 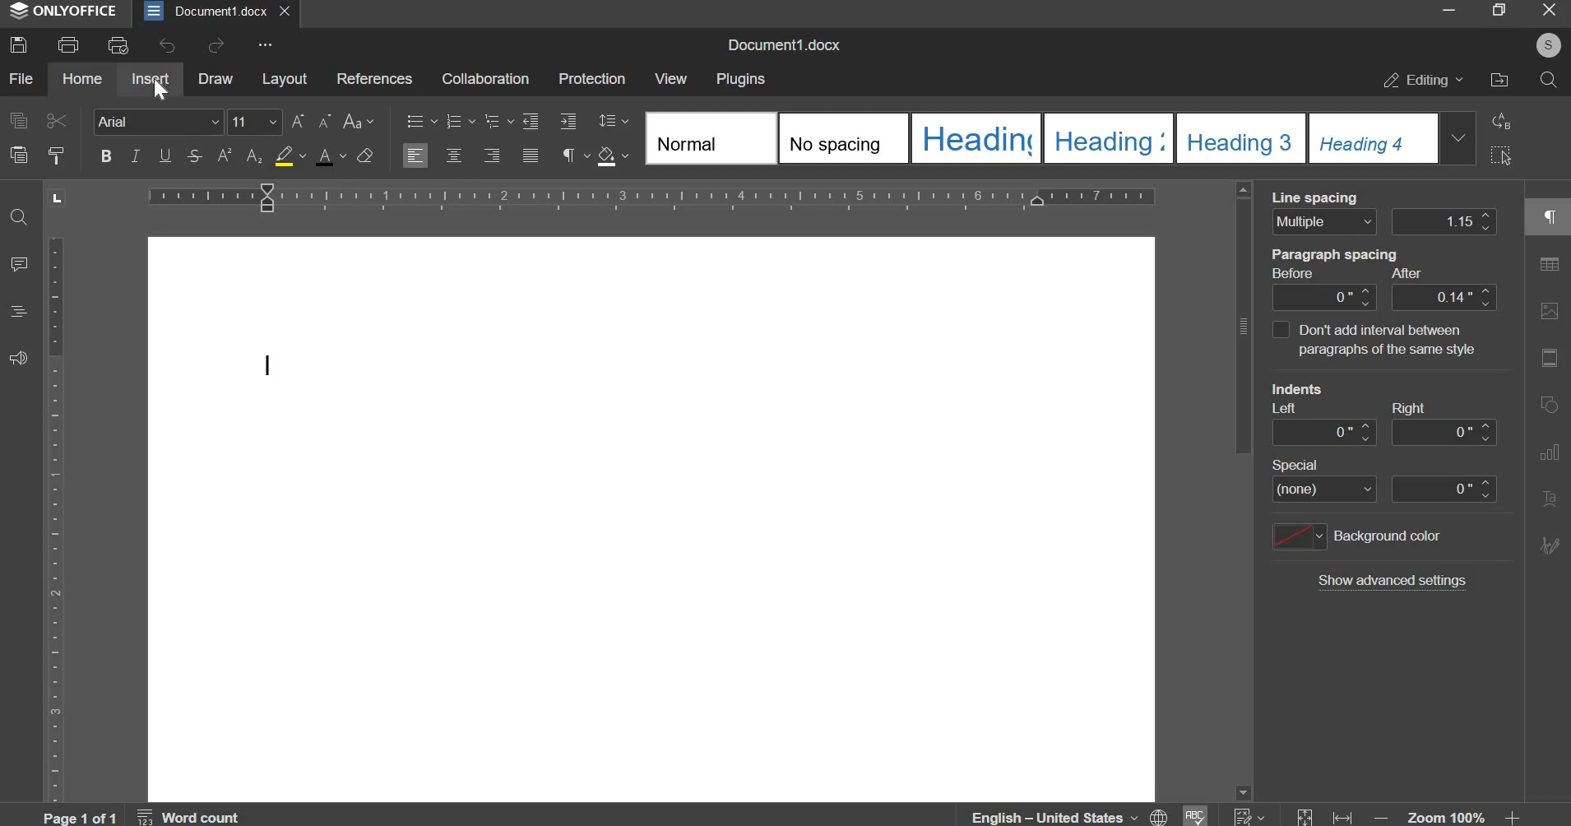 I want to click on interval between paragraphs, so click(x=1279, y=330).